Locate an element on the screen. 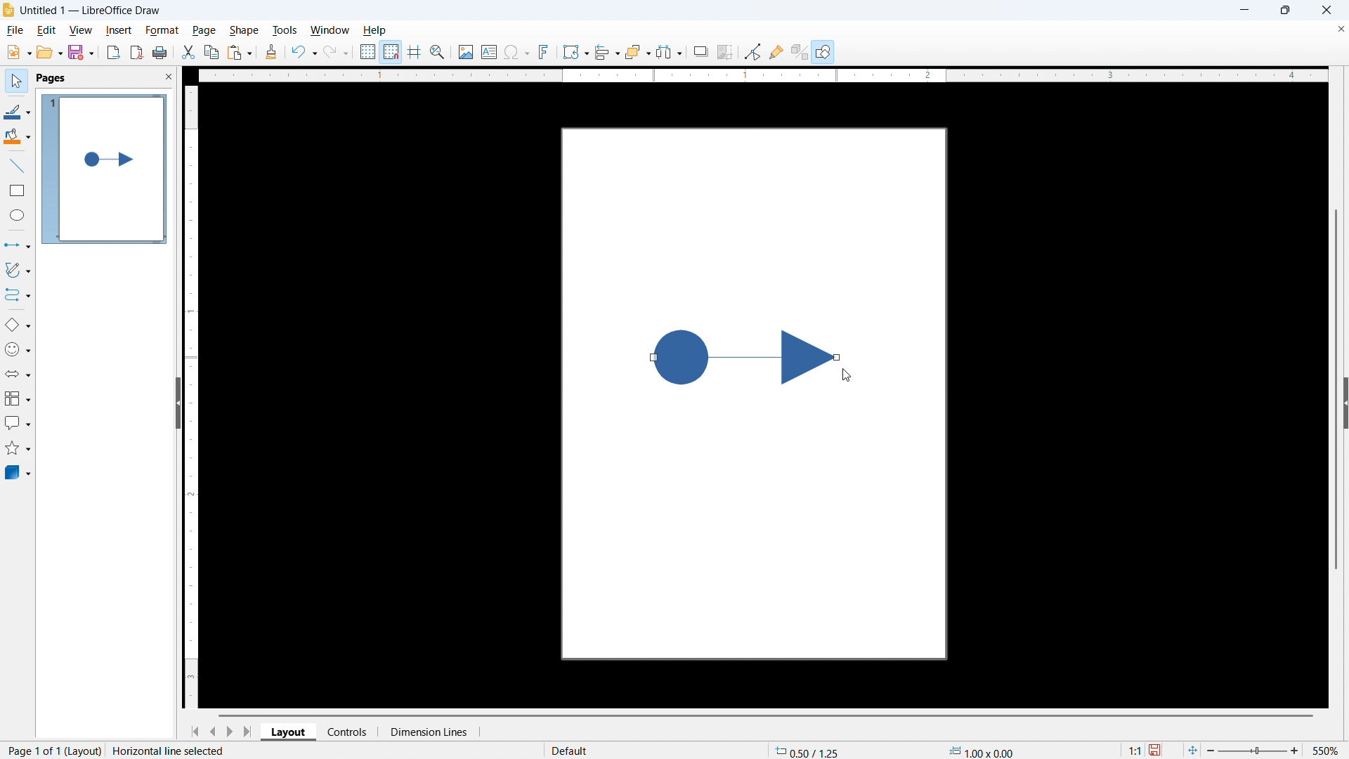  Export as P D F  is located at coordinates (137, 52).